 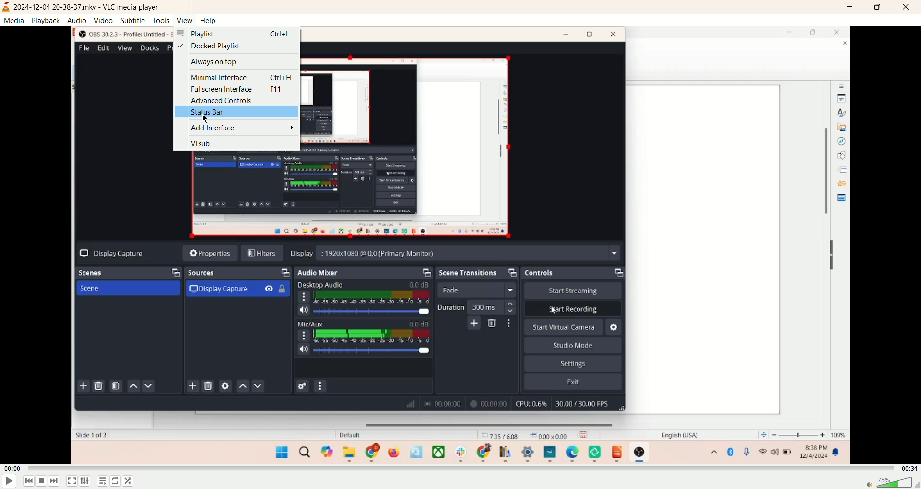 What do you see at coordinates (889, 482) in the screenshot?
I see `volume bar` at bounding box center [889, 482].